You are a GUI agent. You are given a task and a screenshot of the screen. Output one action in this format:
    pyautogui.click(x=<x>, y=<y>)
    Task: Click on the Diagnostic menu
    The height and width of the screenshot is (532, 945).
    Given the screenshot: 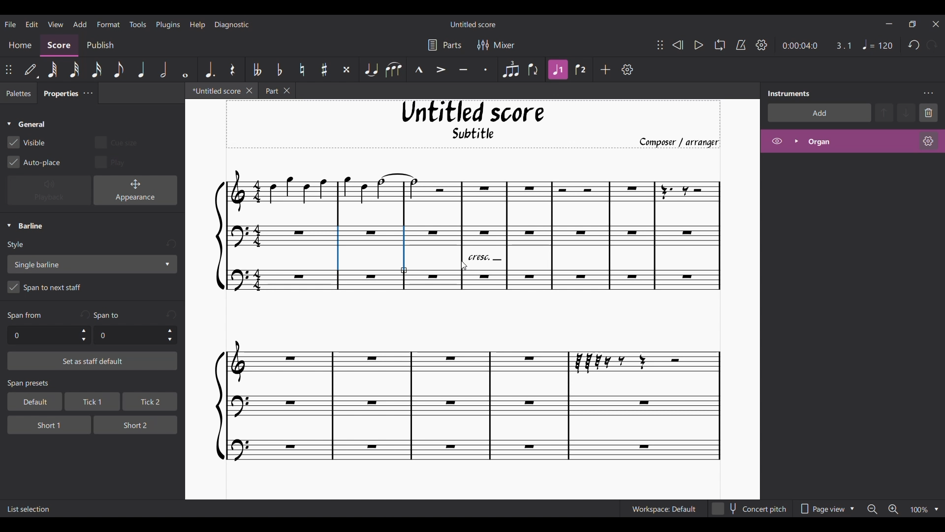 What is the action you would take?
    pyautogui.click(x=232, y=24)
    